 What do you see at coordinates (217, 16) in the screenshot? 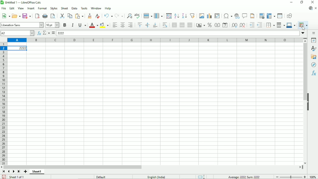
I see `Insert or edit pivot table` at bounding box center [217, 16].